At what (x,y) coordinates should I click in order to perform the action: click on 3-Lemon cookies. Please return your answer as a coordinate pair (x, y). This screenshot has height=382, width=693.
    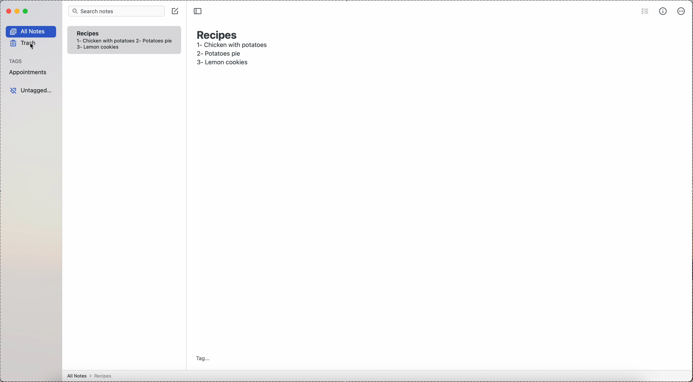
    Looking at the image, I should click on (230, 63).